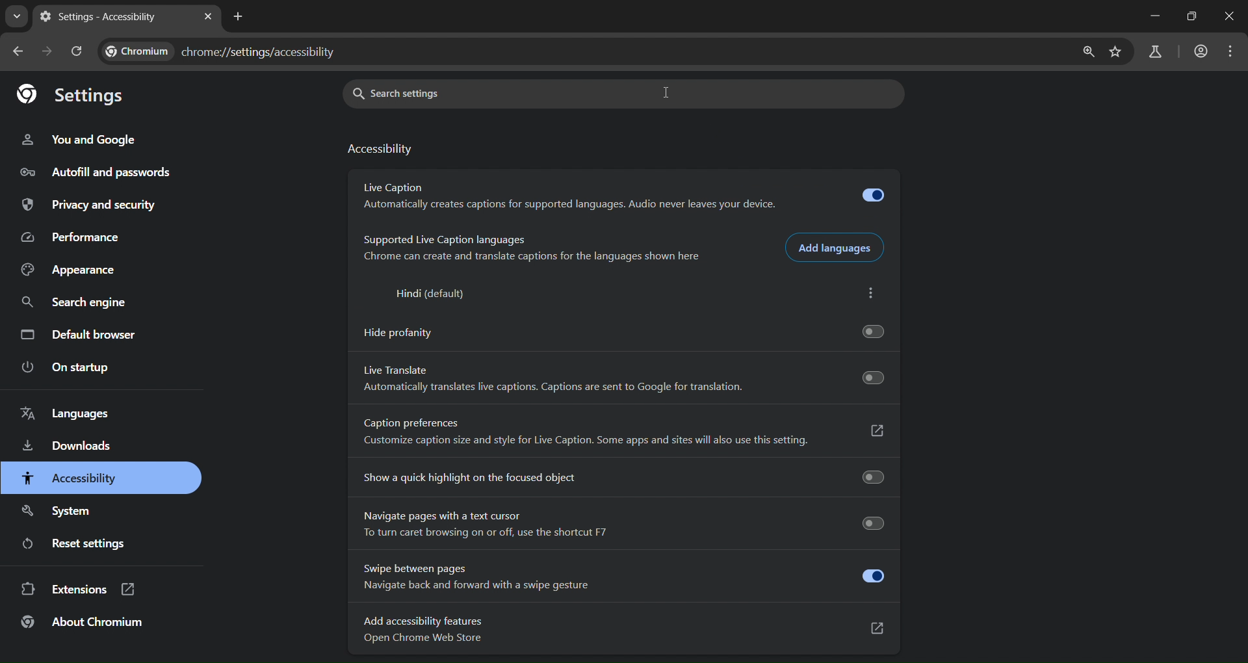 The height and width of the screenshot is (663, 1248). I want to click on restore down, so click(1192, 16).